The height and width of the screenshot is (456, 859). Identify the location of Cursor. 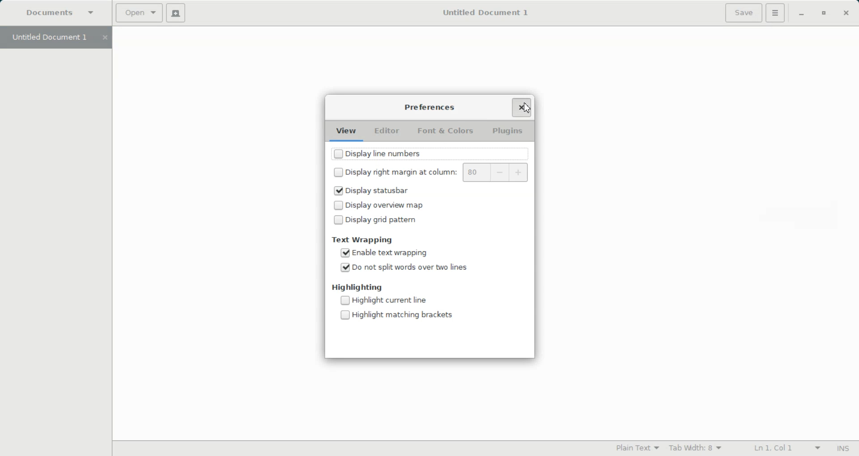
(526, 108).